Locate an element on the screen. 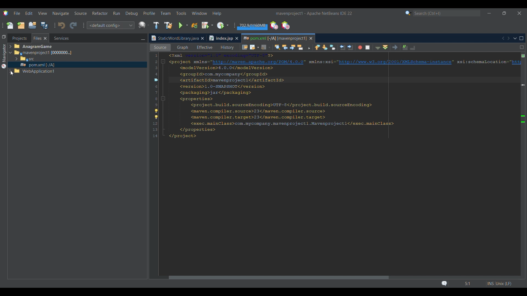 This screenshot has width=527, height=296. Uncomment is located at coordinates (415, 47).